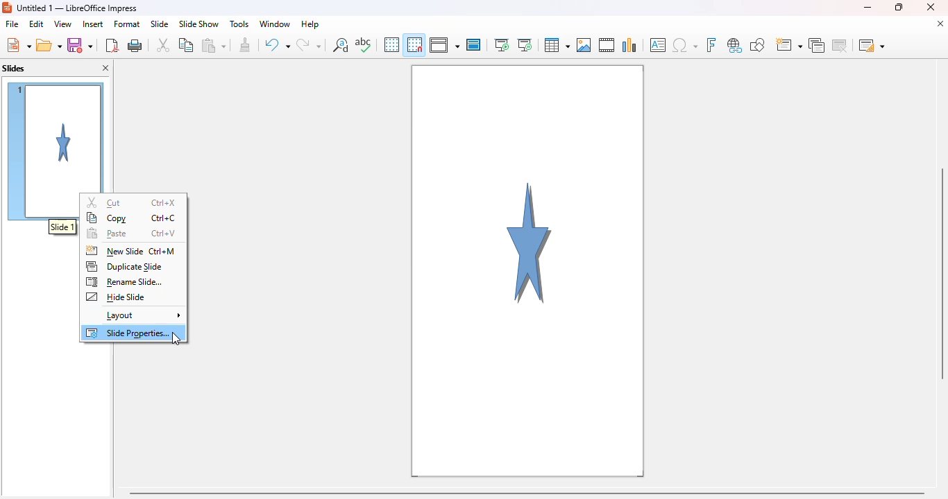 The image size is (948, 499). I want to click on master slide, so click(475, 44).